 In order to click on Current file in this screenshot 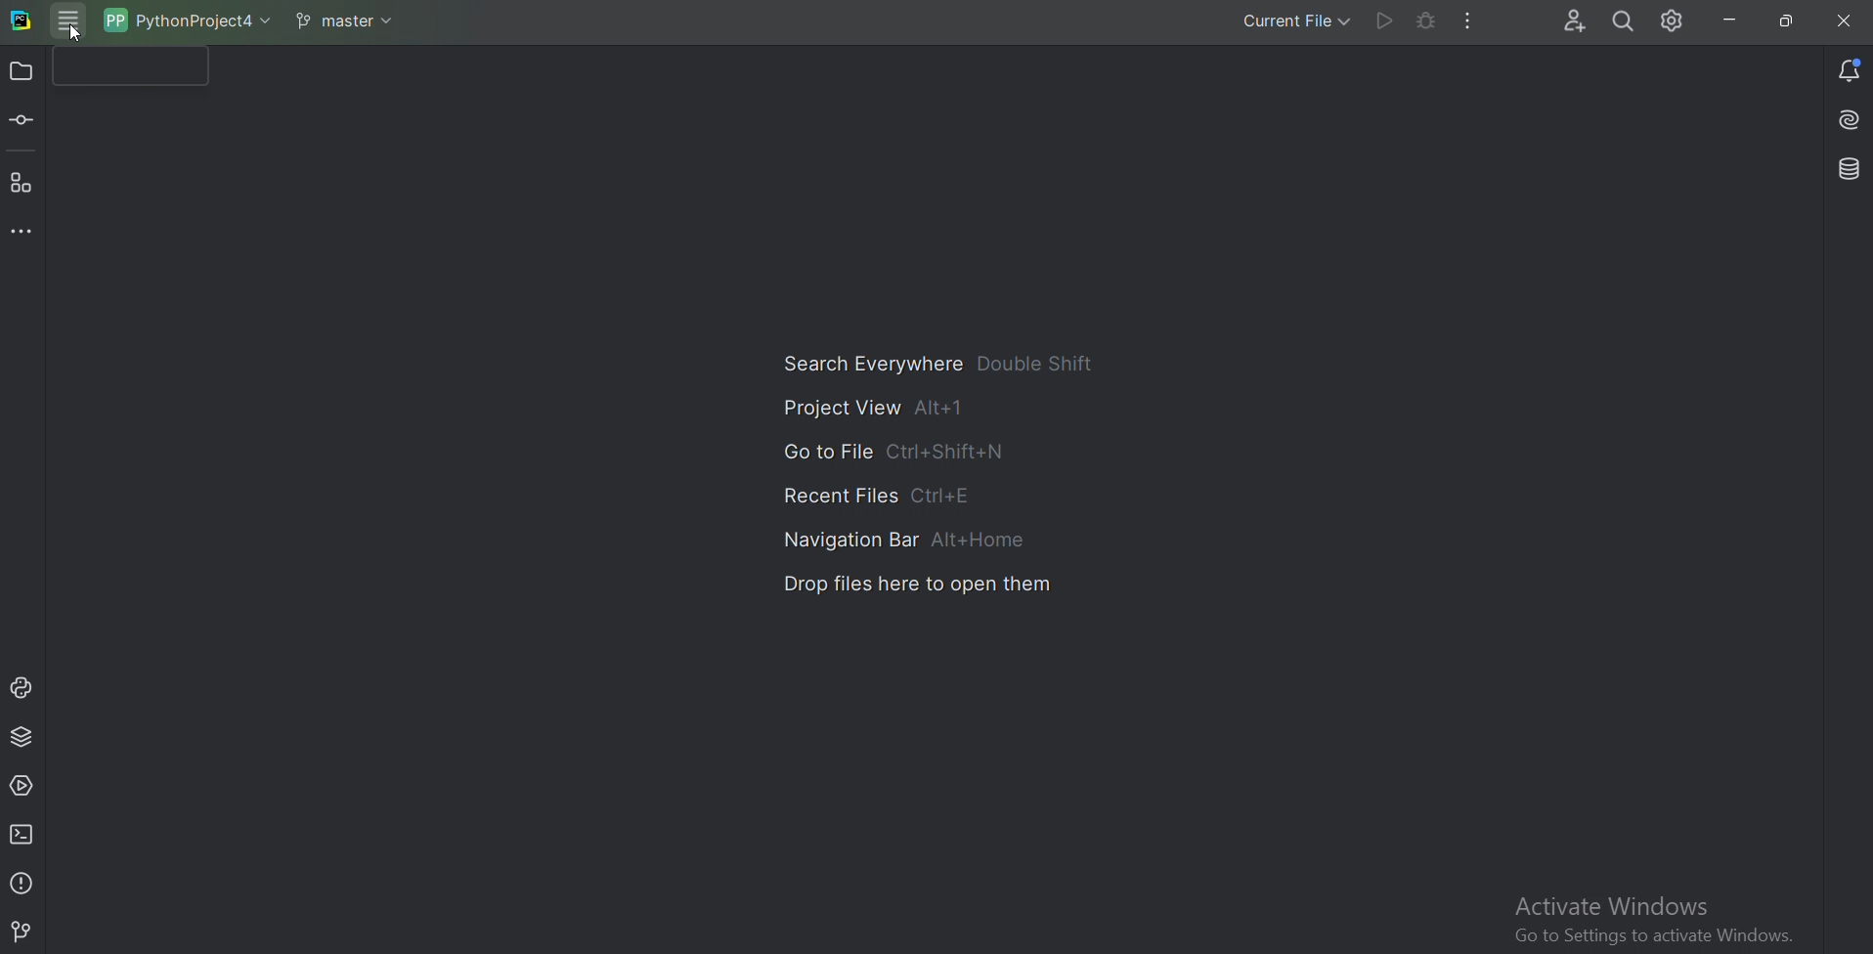, I will do `click(1282, 22)`.